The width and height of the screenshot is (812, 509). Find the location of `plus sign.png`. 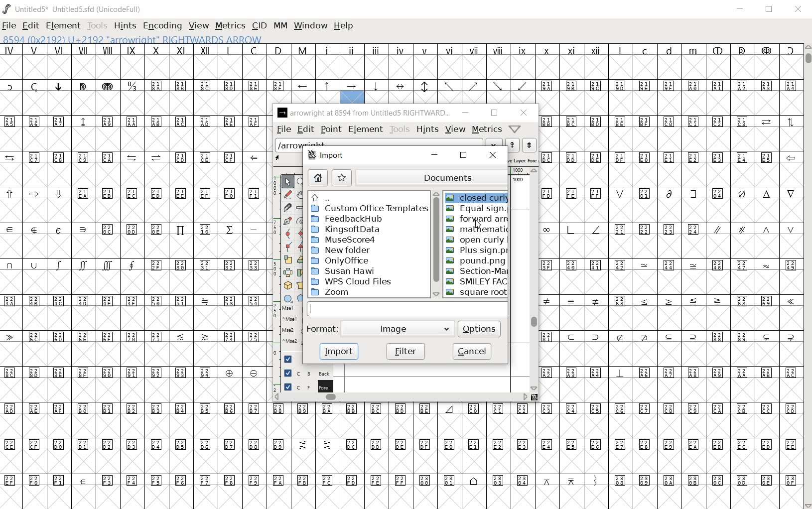

plus sign.png is located at coordinates (477, 251).